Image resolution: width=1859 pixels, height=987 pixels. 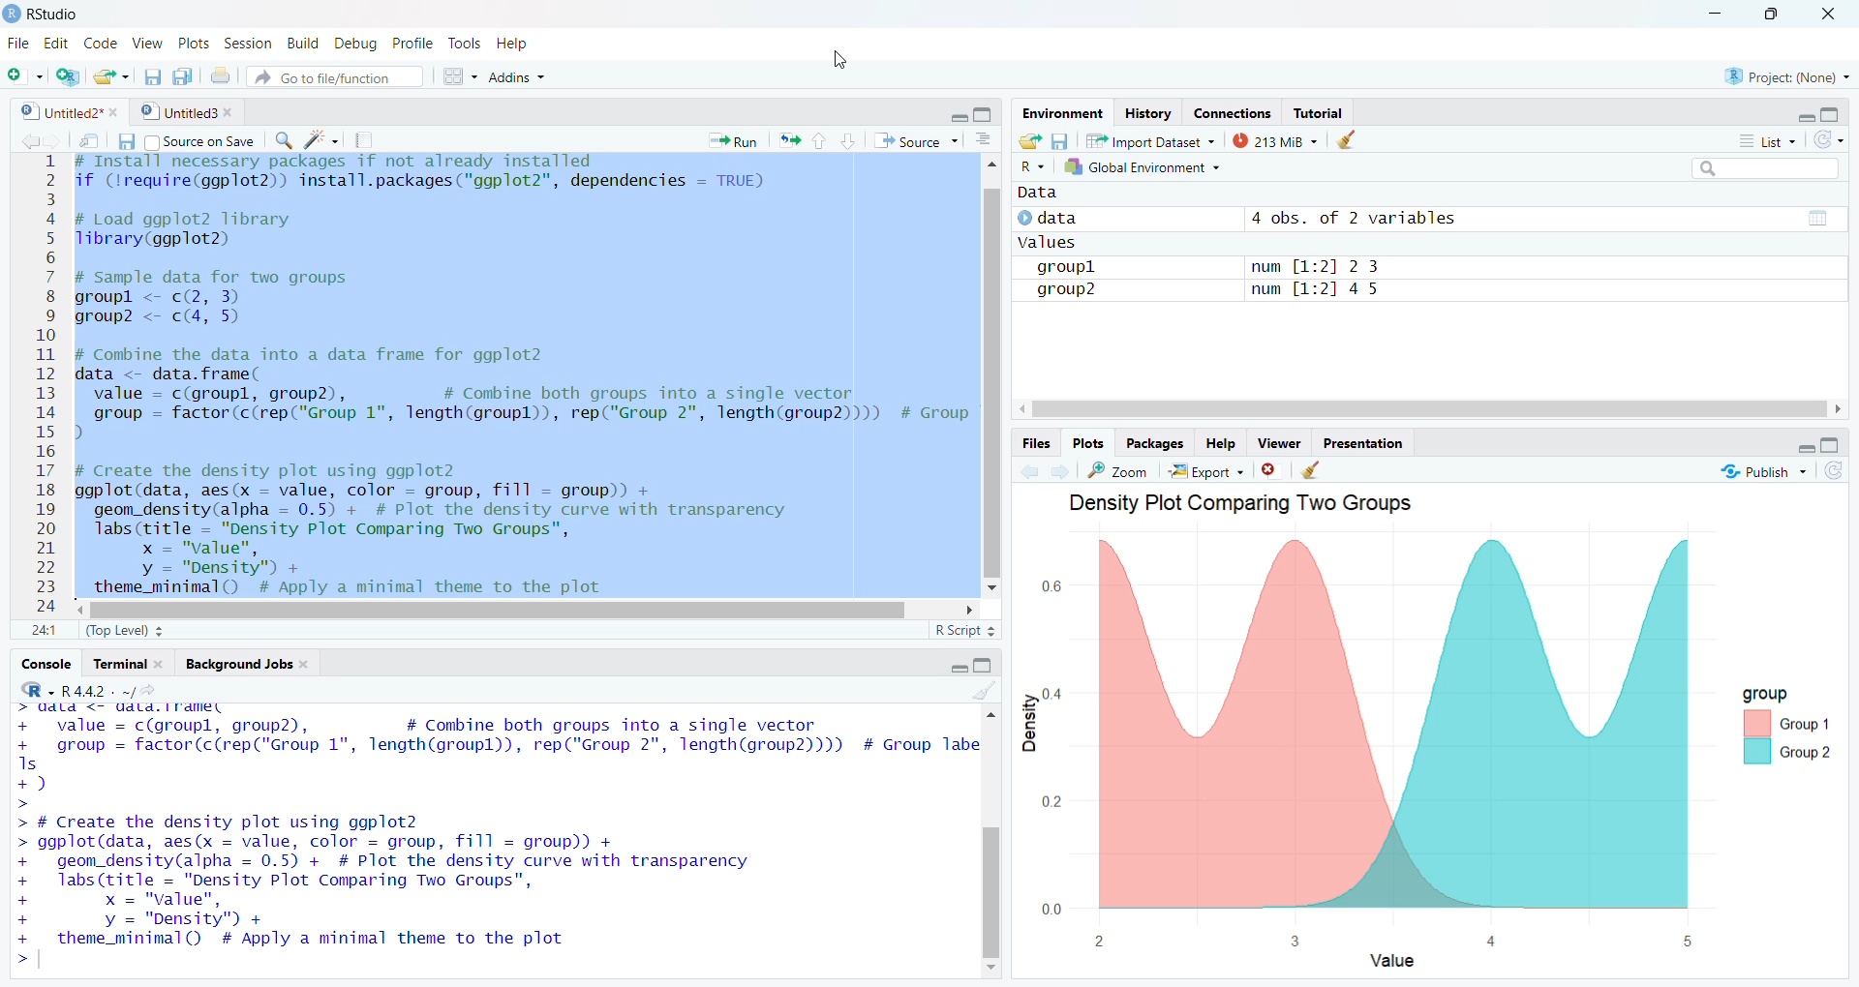 I want to click on minimize, so click(x=1783, y=444).